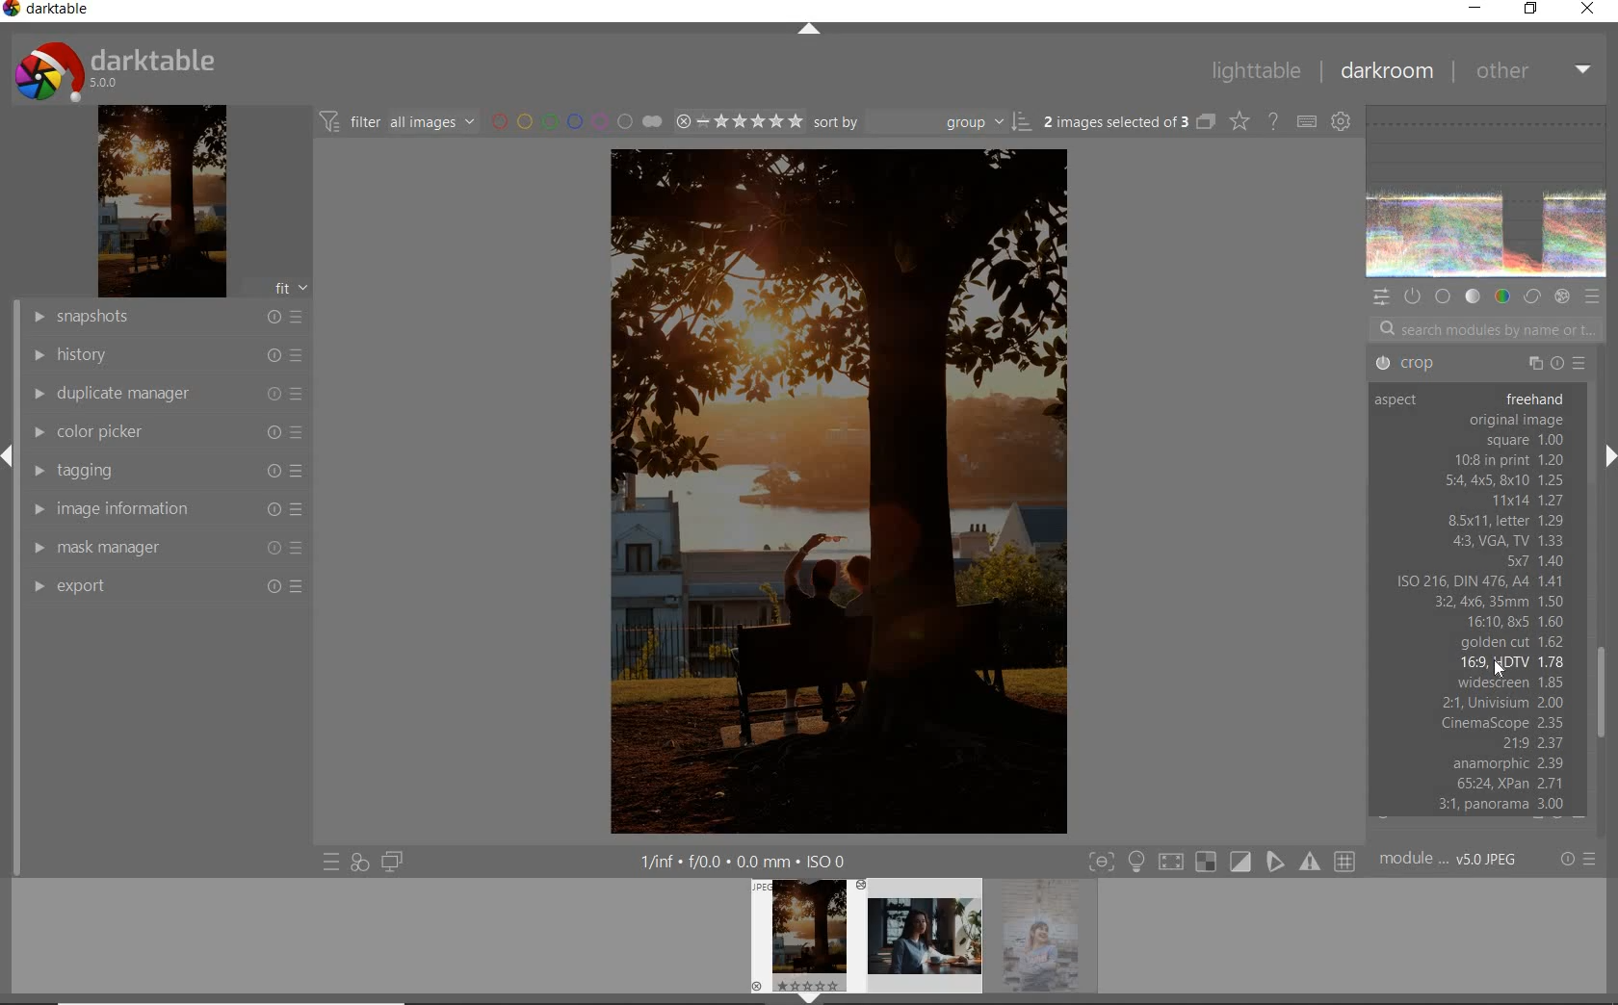  I want to click on selected image, so click(835, 488).